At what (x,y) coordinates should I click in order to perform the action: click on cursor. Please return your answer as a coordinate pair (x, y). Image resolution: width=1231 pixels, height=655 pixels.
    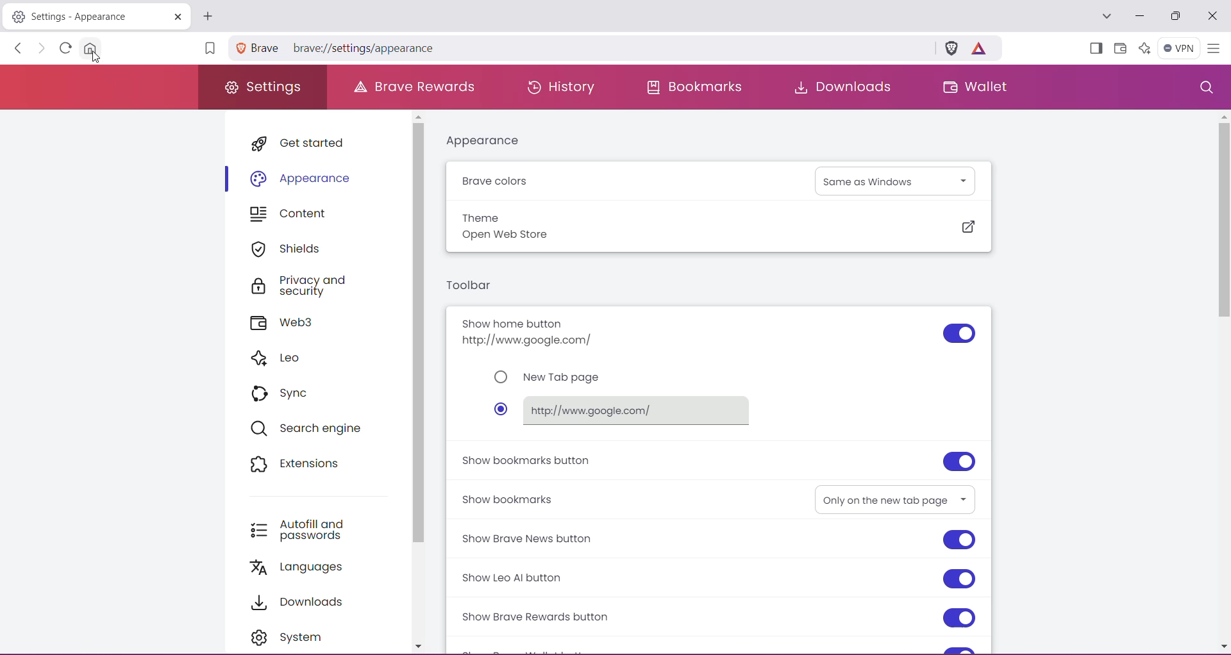
    Looking at the image, I should click on (97, 58).